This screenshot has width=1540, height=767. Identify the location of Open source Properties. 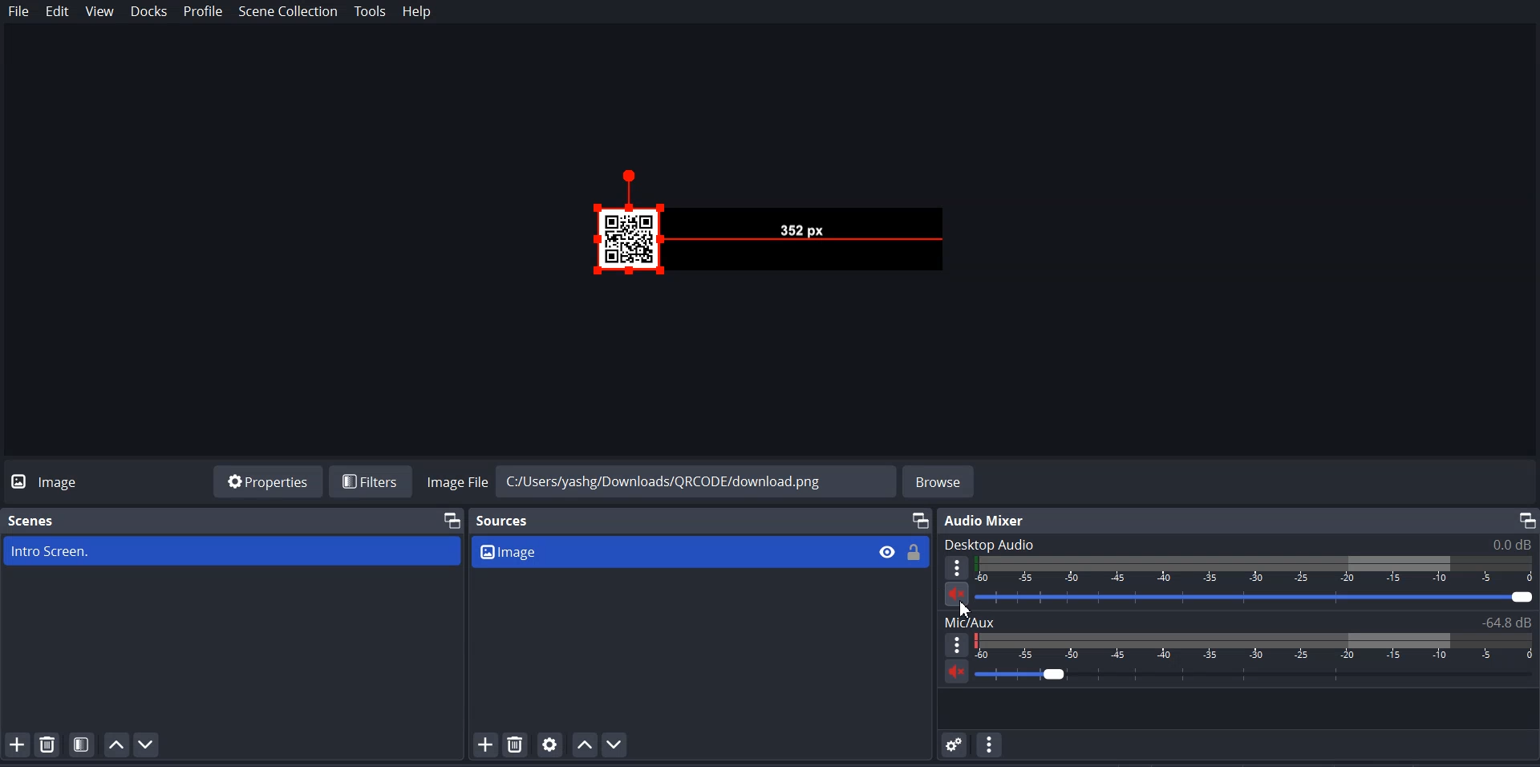
(551, 744).